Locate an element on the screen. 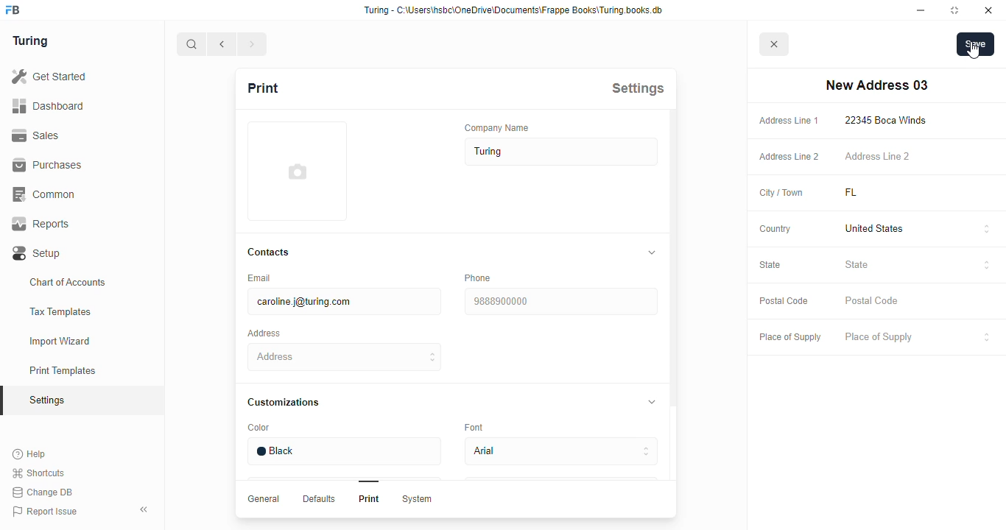 The height and width of the screenshot is (530, 1006). country is located at coordinates (775, 229).